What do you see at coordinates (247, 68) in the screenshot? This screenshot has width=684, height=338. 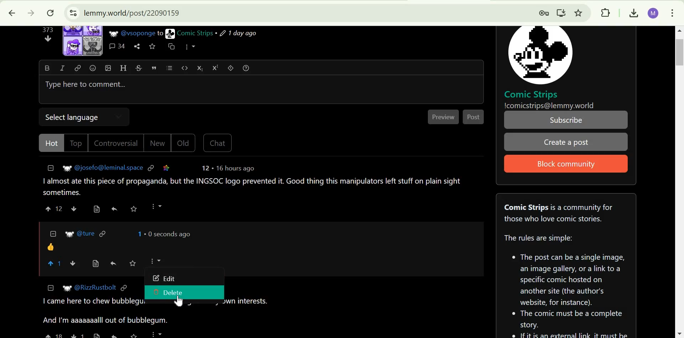 I see `formatting help` at bounding box center [247, 68].